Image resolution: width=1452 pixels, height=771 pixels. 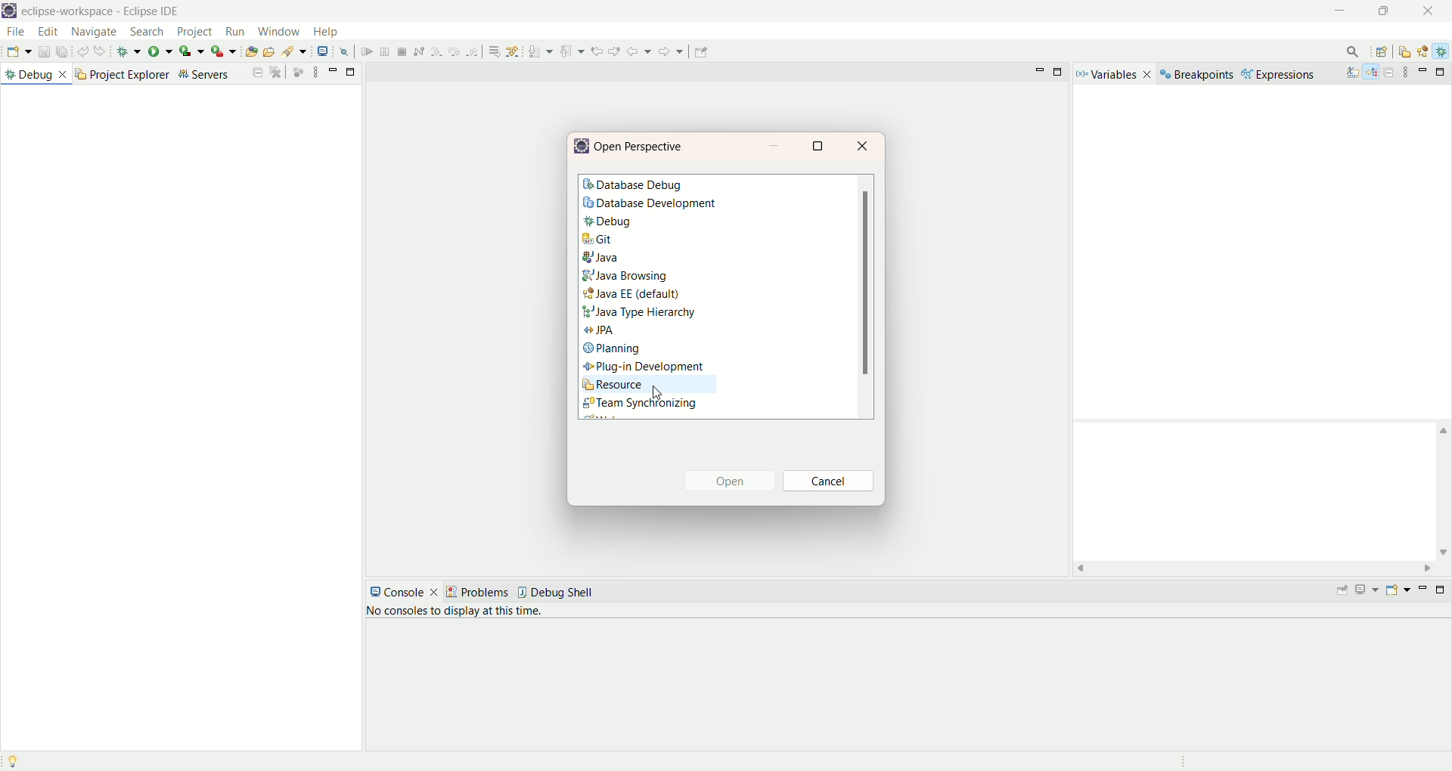 What do you see at coordinates (1351, 72) in the screenshot?
I see `show type name` at bounding box center [1351, 72].